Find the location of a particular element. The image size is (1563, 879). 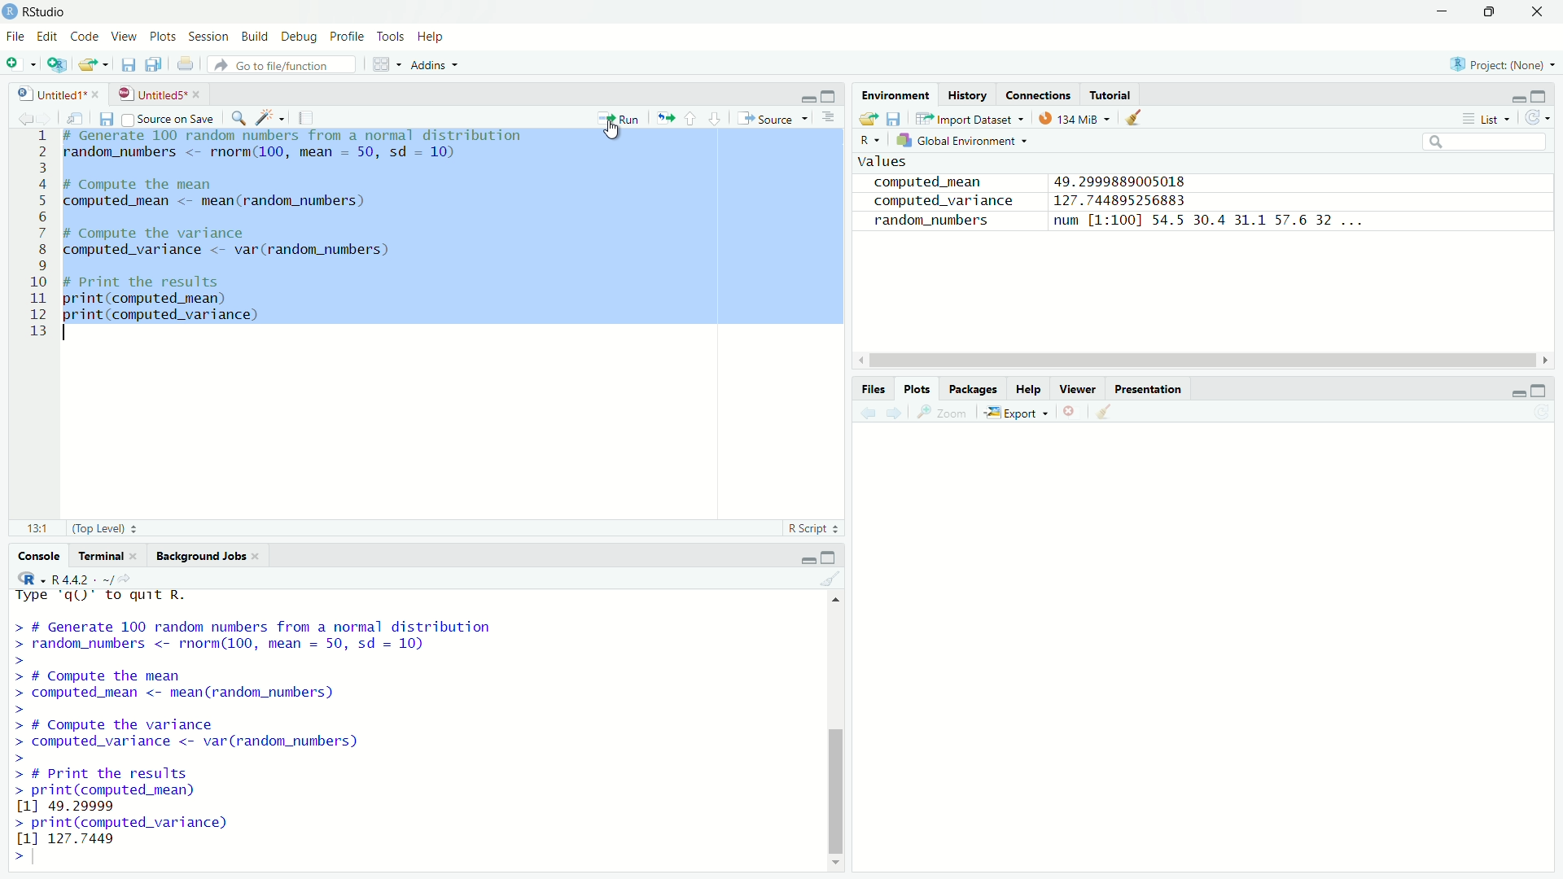

typing cursor is located at coordinates (72, 331).